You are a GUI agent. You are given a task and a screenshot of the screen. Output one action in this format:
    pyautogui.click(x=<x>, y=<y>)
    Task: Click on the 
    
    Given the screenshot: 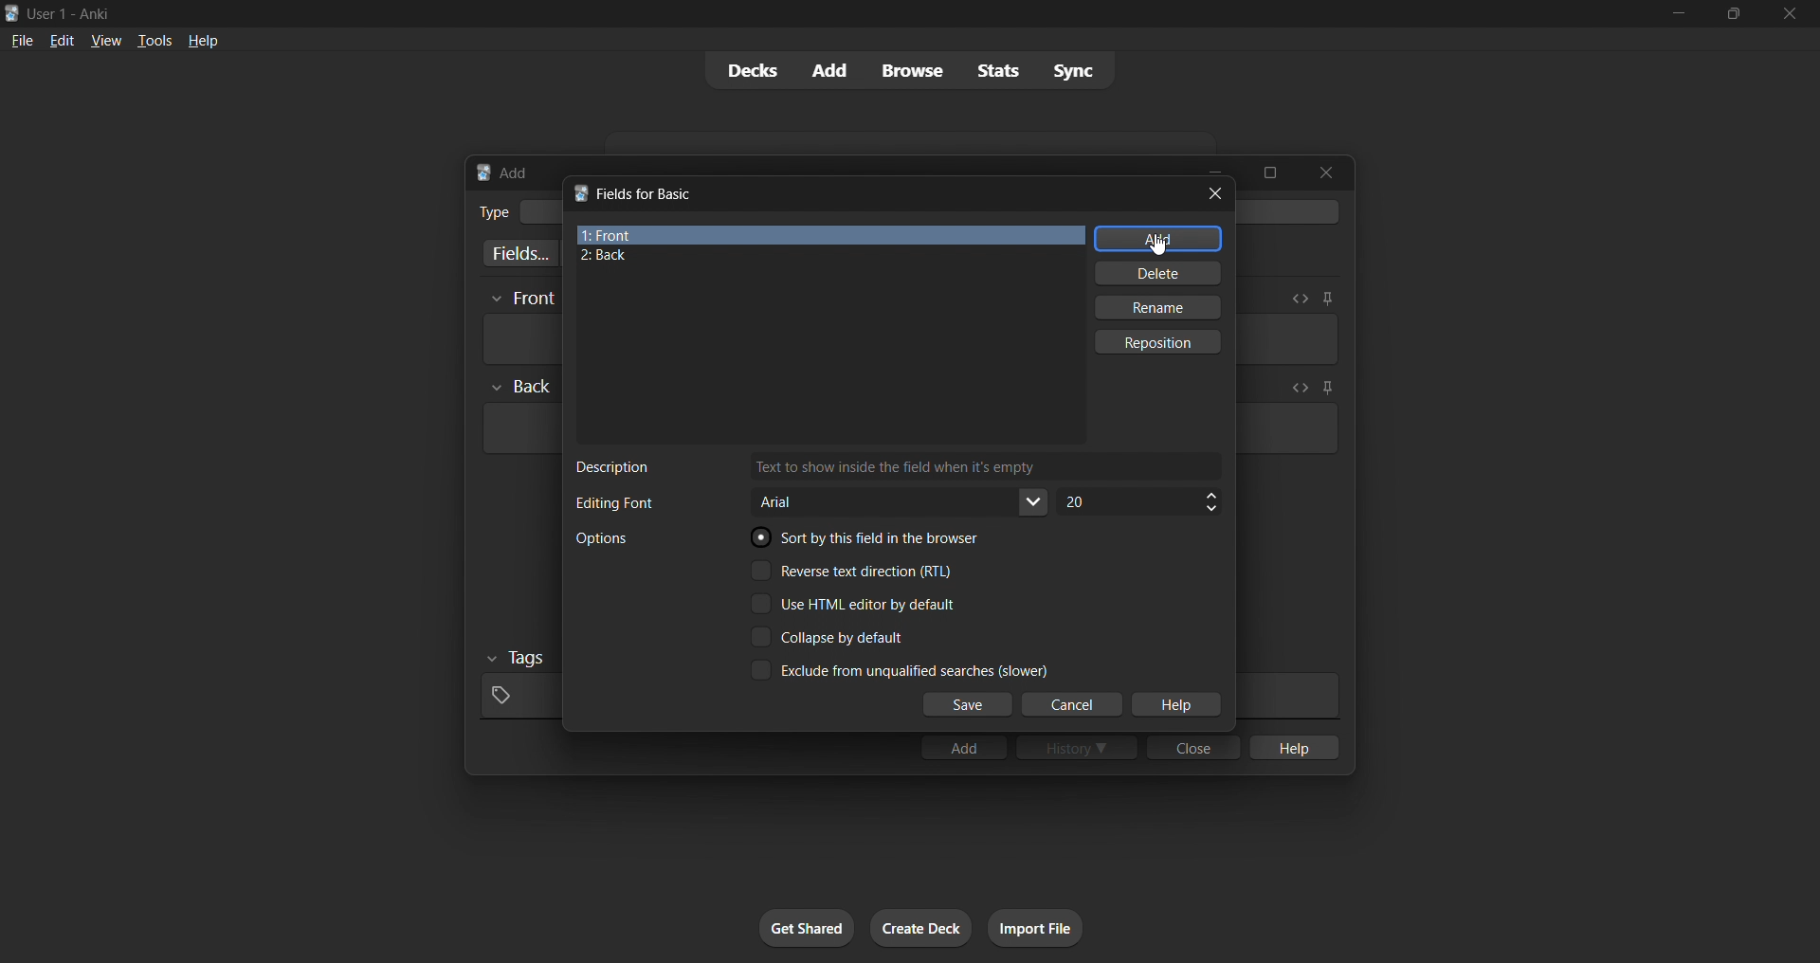 What is the action you would take?
    pyautogui.click(x=522, y=300)
    